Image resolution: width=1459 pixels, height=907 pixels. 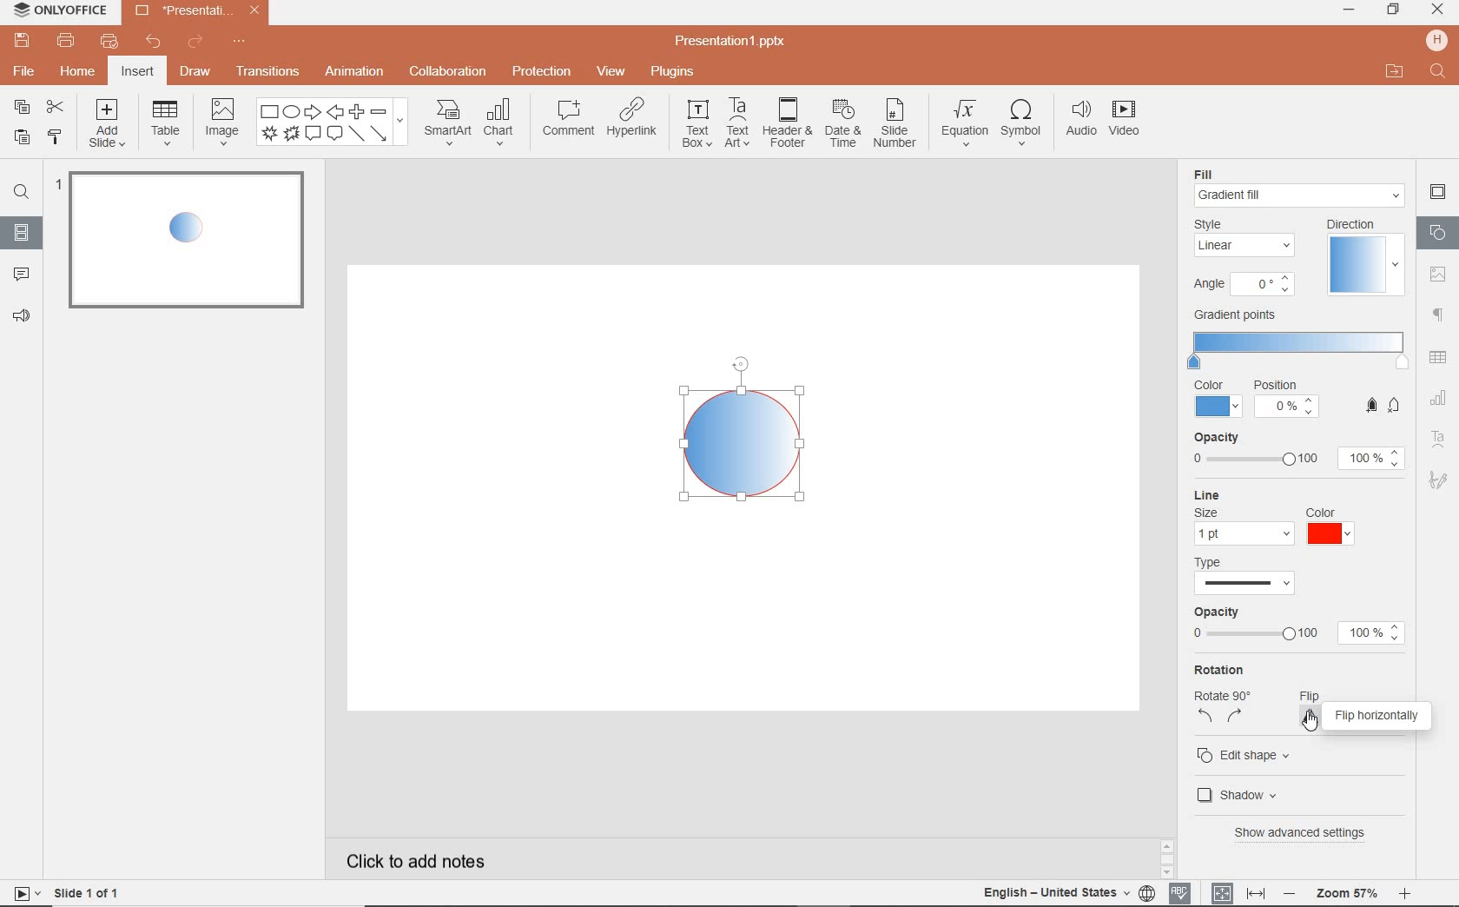 What do you see at coordinates (1256, 890) in the screenshot?
I see `fit to width` at bounding box center [1256, 890].